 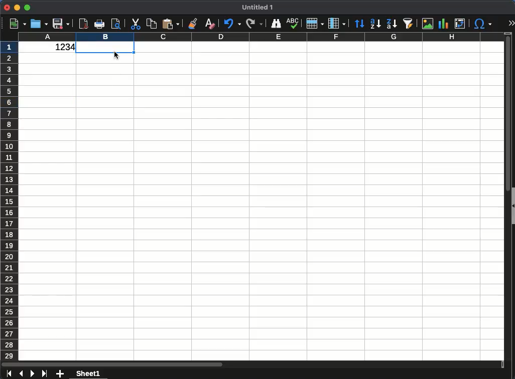 I want to click on add sheet, so click(x=61, y=374).